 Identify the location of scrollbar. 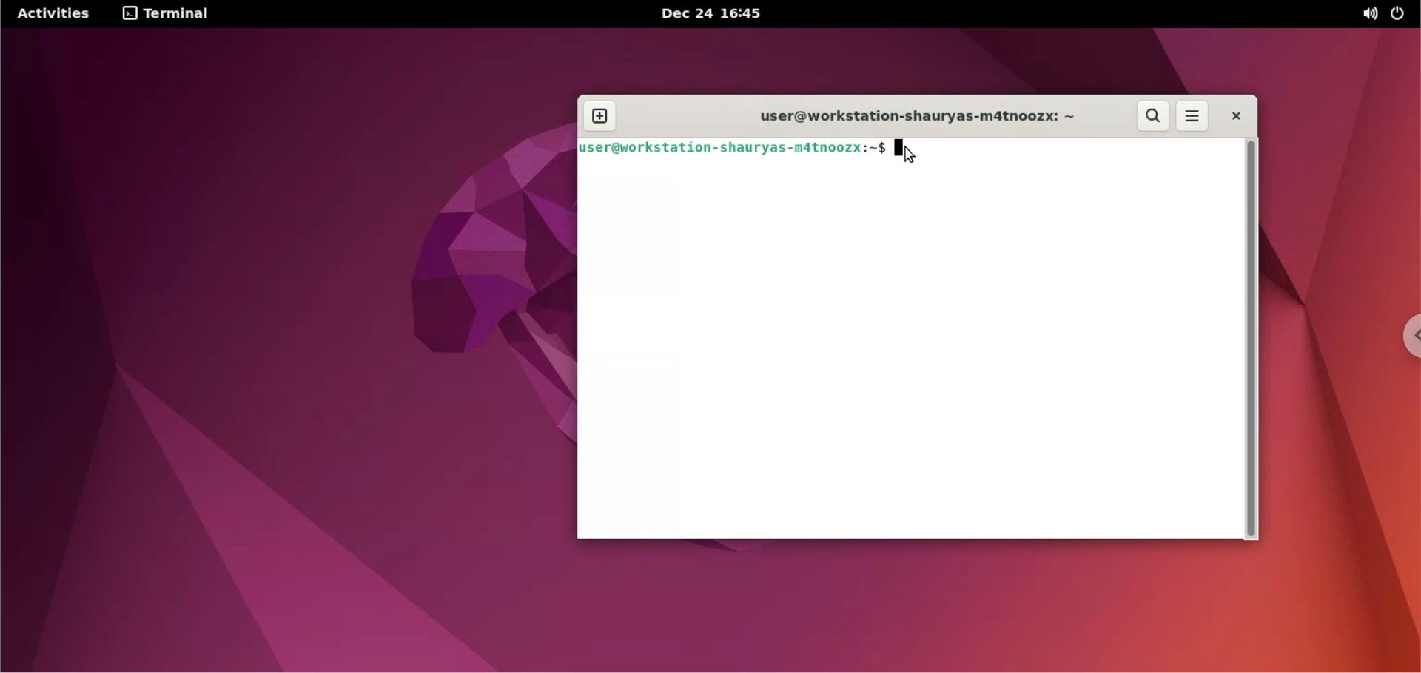
(1251, 338).